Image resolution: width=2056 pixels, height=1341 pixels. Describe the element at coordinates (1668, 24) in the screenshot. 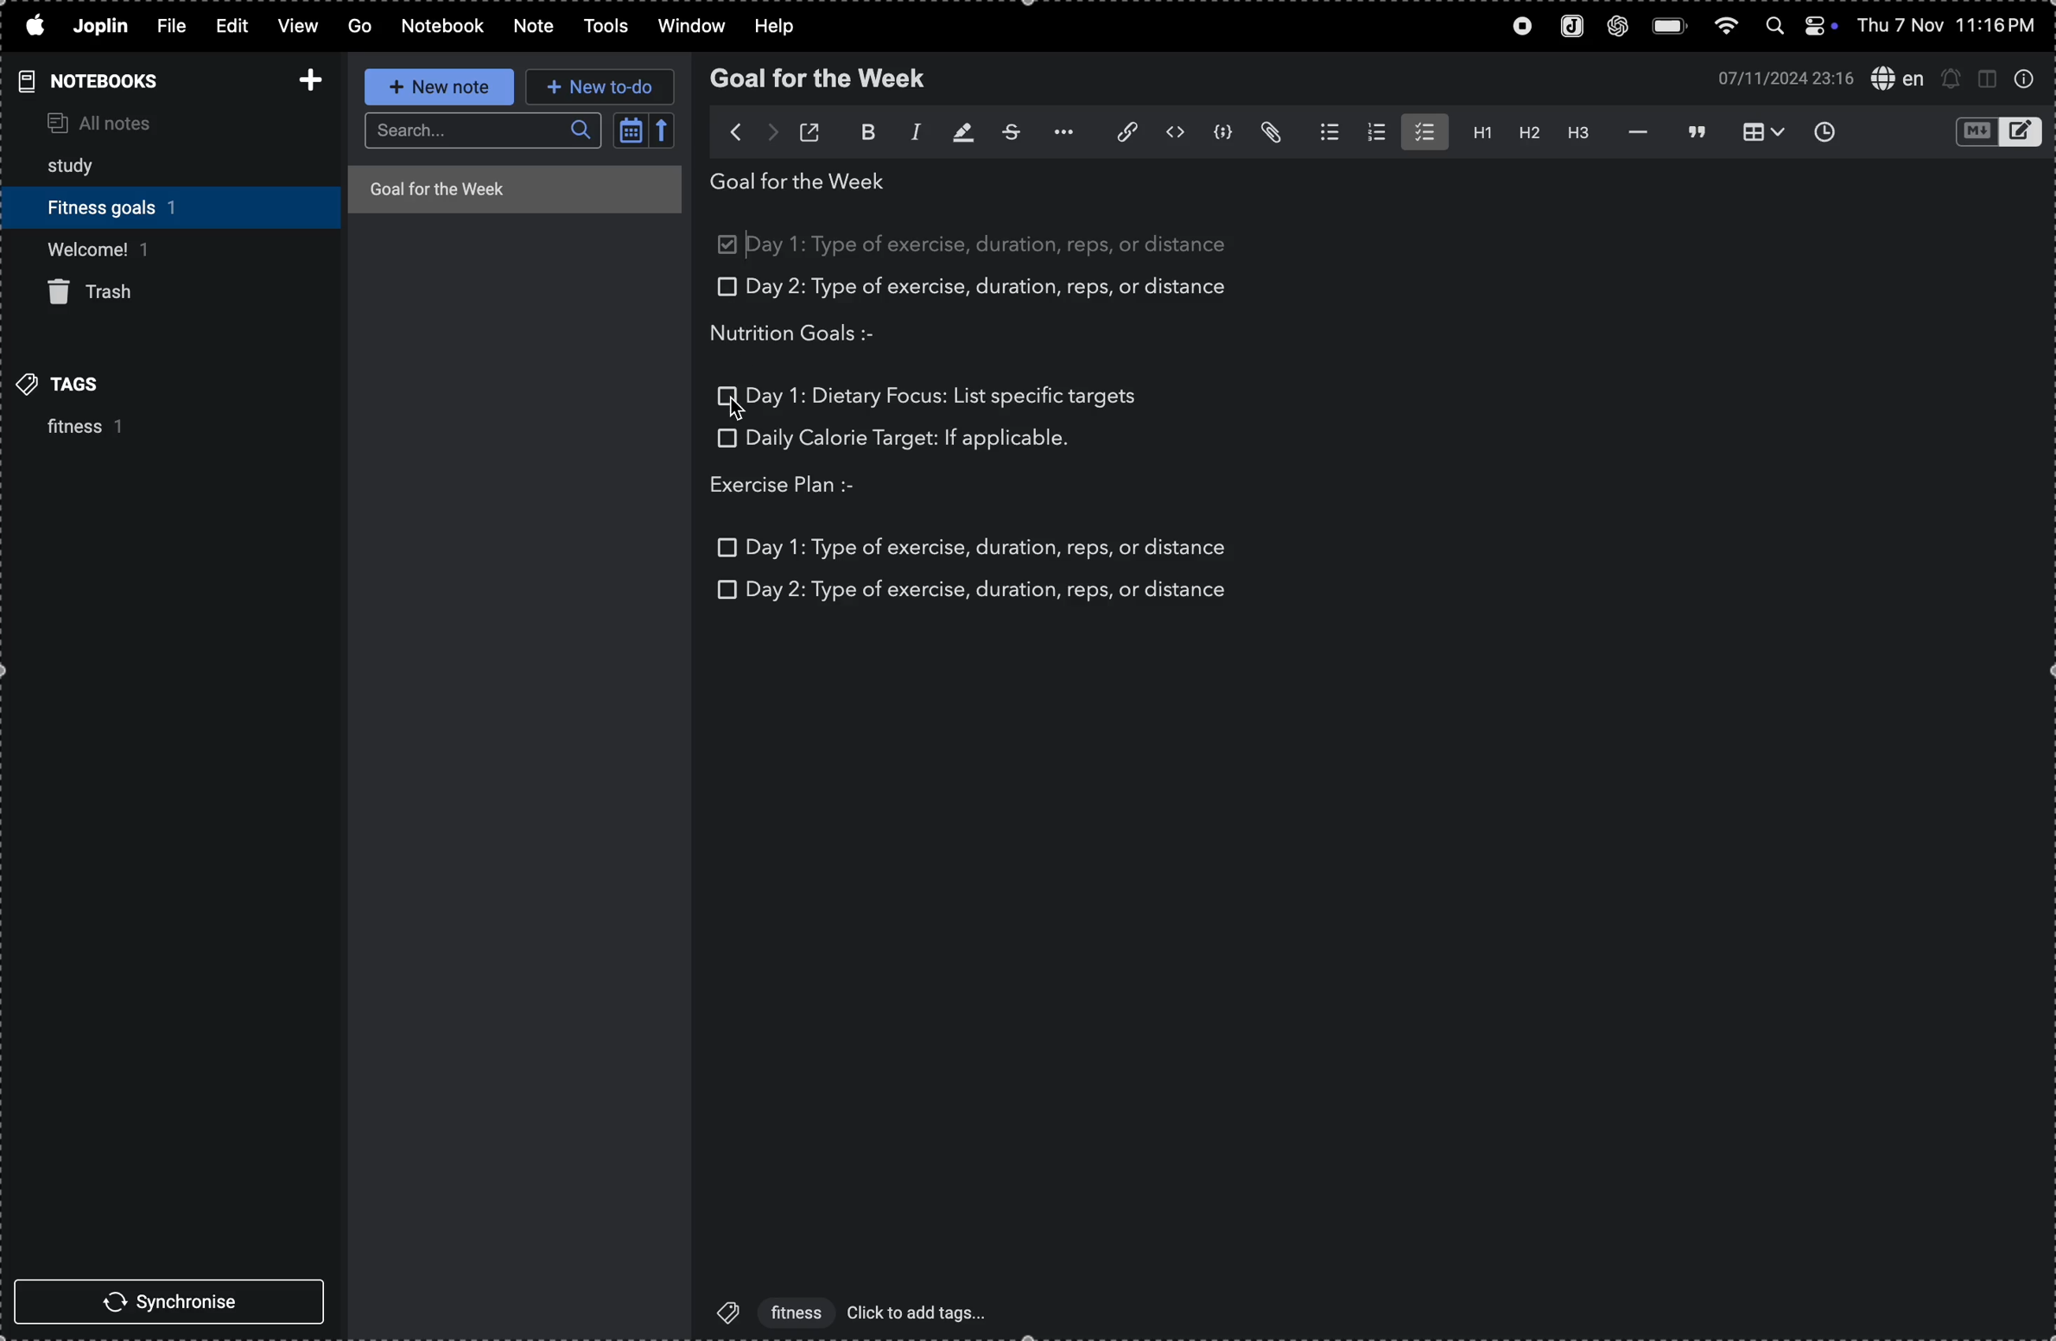

I see `battery` at that location.